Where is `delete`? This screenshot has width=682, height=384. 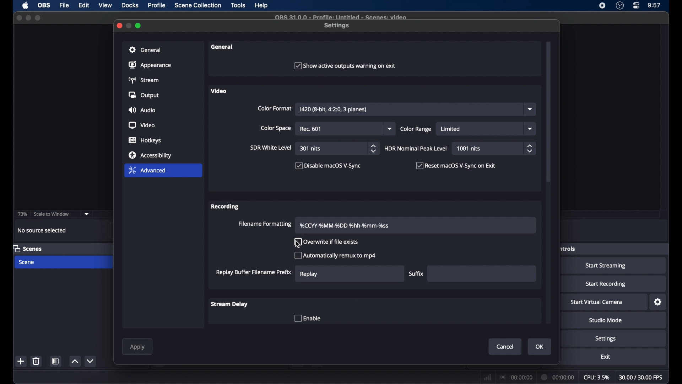 delete is located at coordinates (38, 361).